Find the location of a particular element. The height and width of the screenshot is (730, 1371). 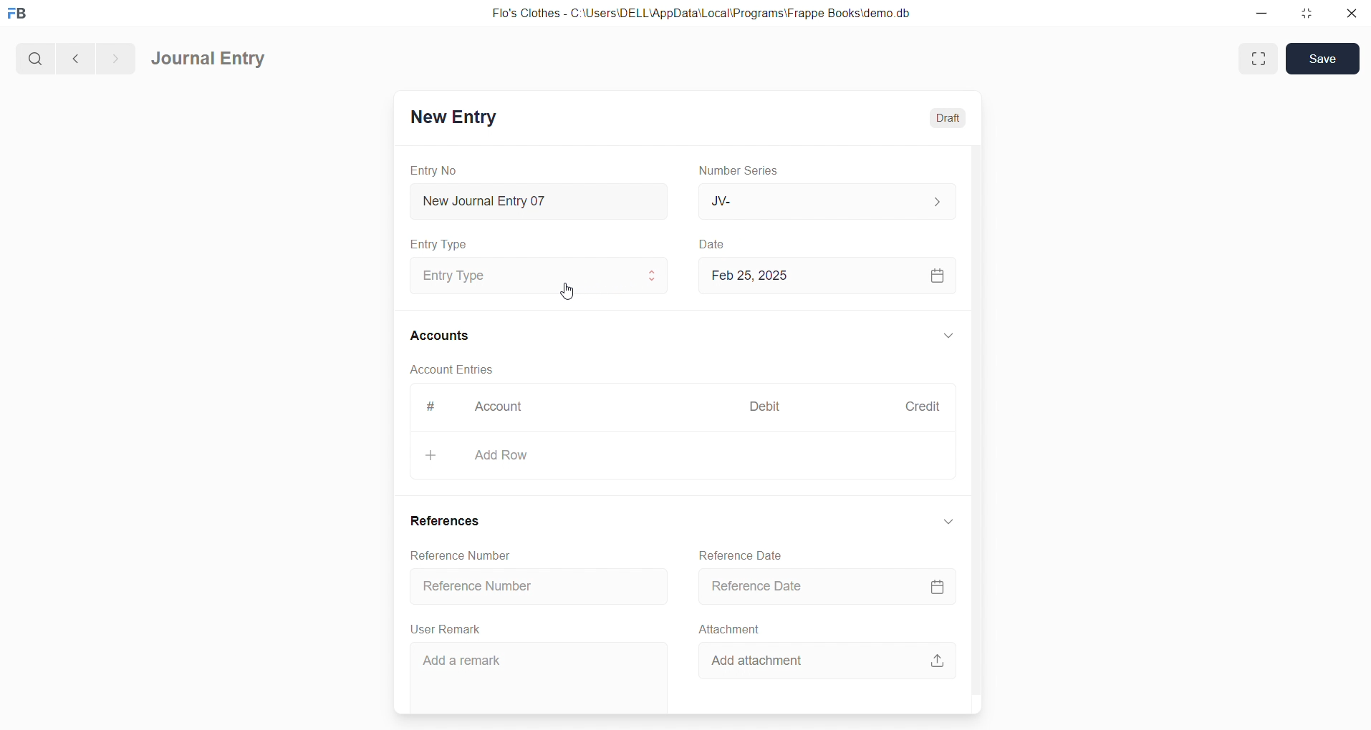

Reference Date is located at coordinates (827, 587).